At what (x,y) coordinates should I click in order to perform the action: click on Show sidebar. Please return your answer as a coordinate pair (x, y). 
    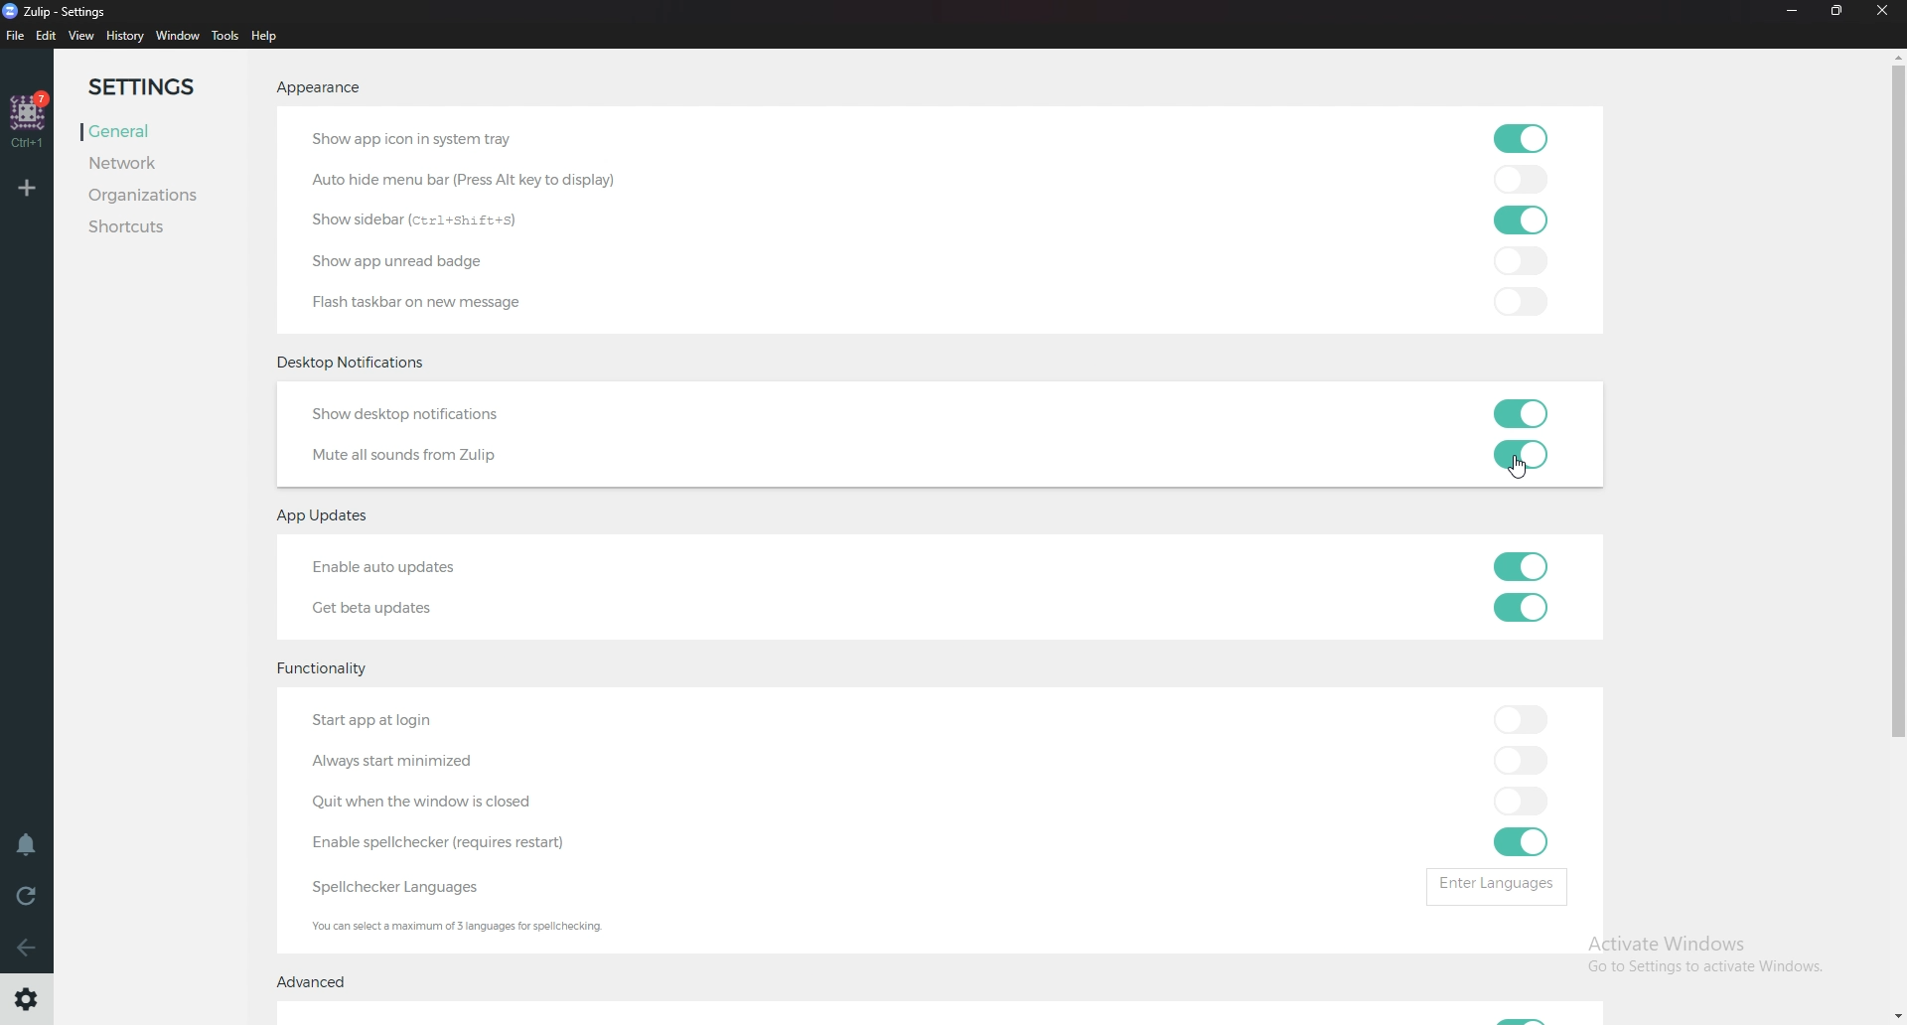
    Looking at the image, I should click on (426, 217).